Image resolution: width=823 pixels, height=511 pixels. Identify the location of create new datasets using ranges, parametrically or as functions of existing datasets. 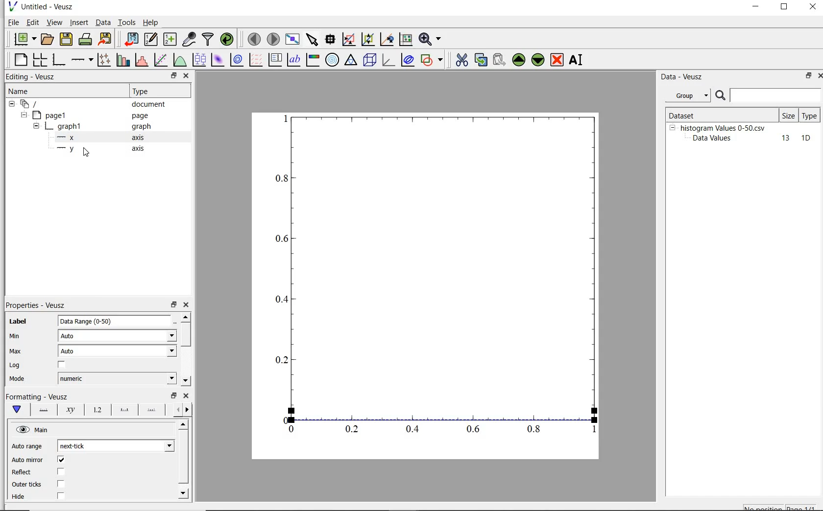
(171, 38).